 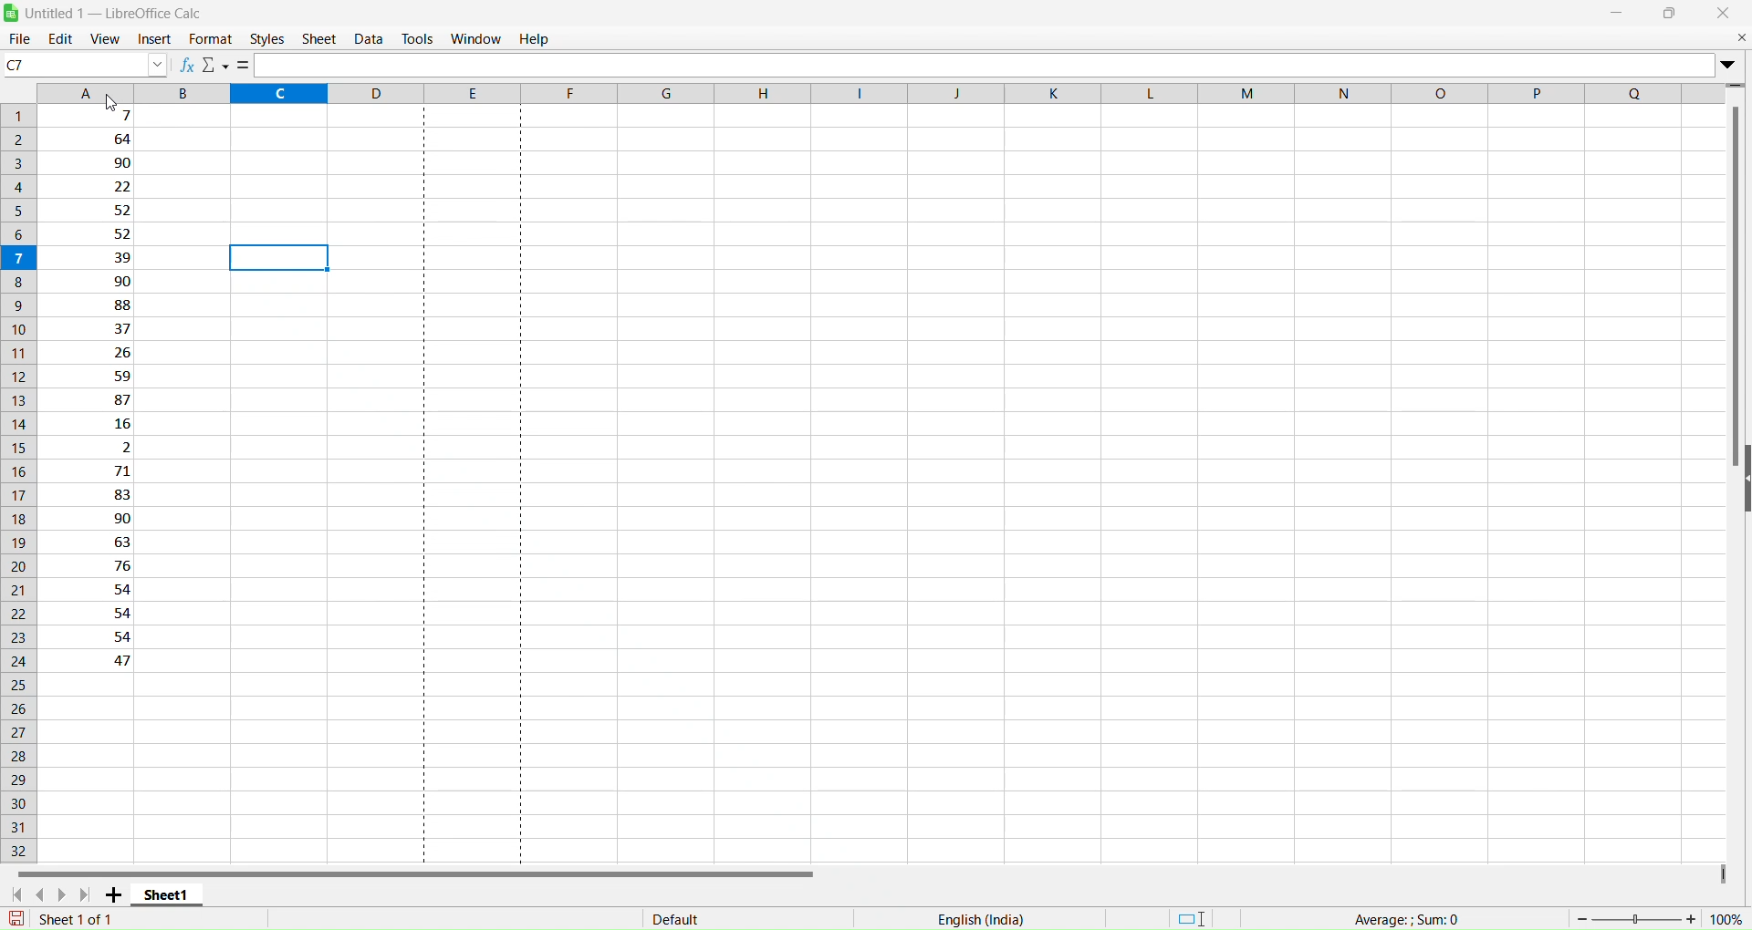 I want to click on File, so click(x=19, y=38).